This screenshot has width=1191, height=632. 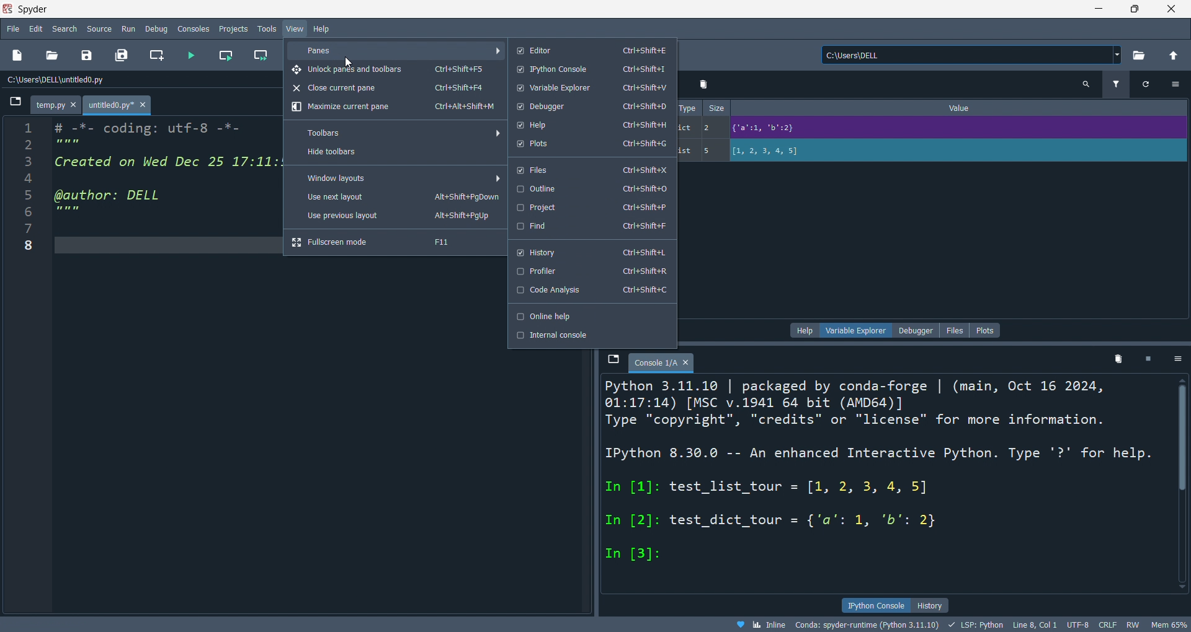 I want to click on use prev layour, so click(x=395, y=217).